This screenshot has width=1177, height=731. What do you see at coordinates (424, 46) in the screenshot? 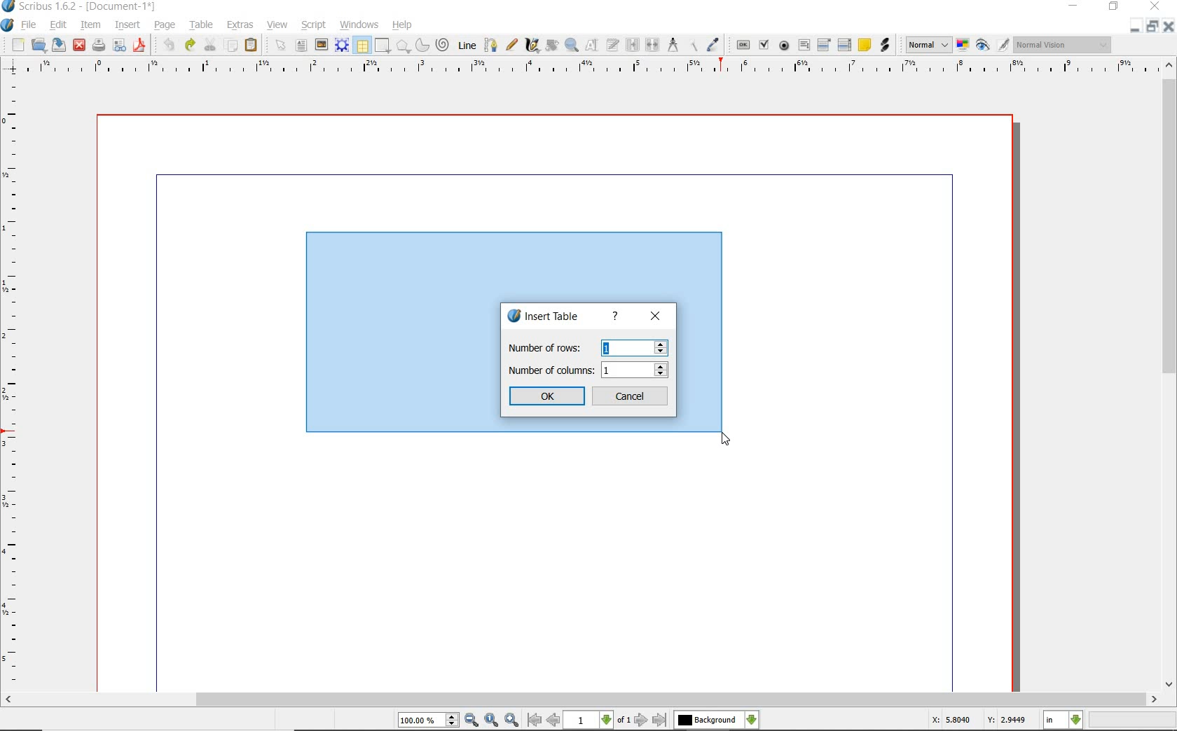
I see `arc` at bounding box center [424, 46].